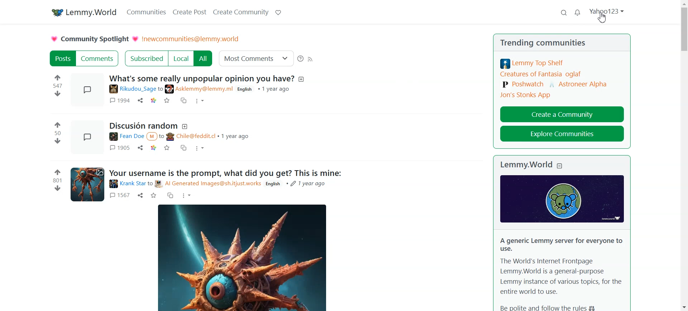 The width and height of the screenshot is (688, 311). I want to click on RSS, so click(311, 58).